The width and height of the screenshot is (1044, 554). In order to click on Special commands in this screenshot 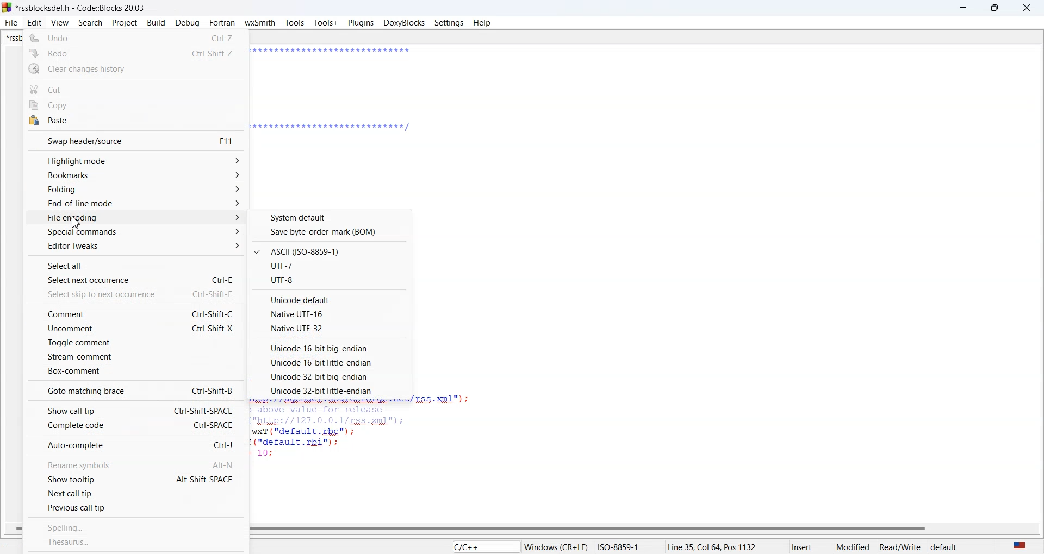, I will do `click(136, 232)`.